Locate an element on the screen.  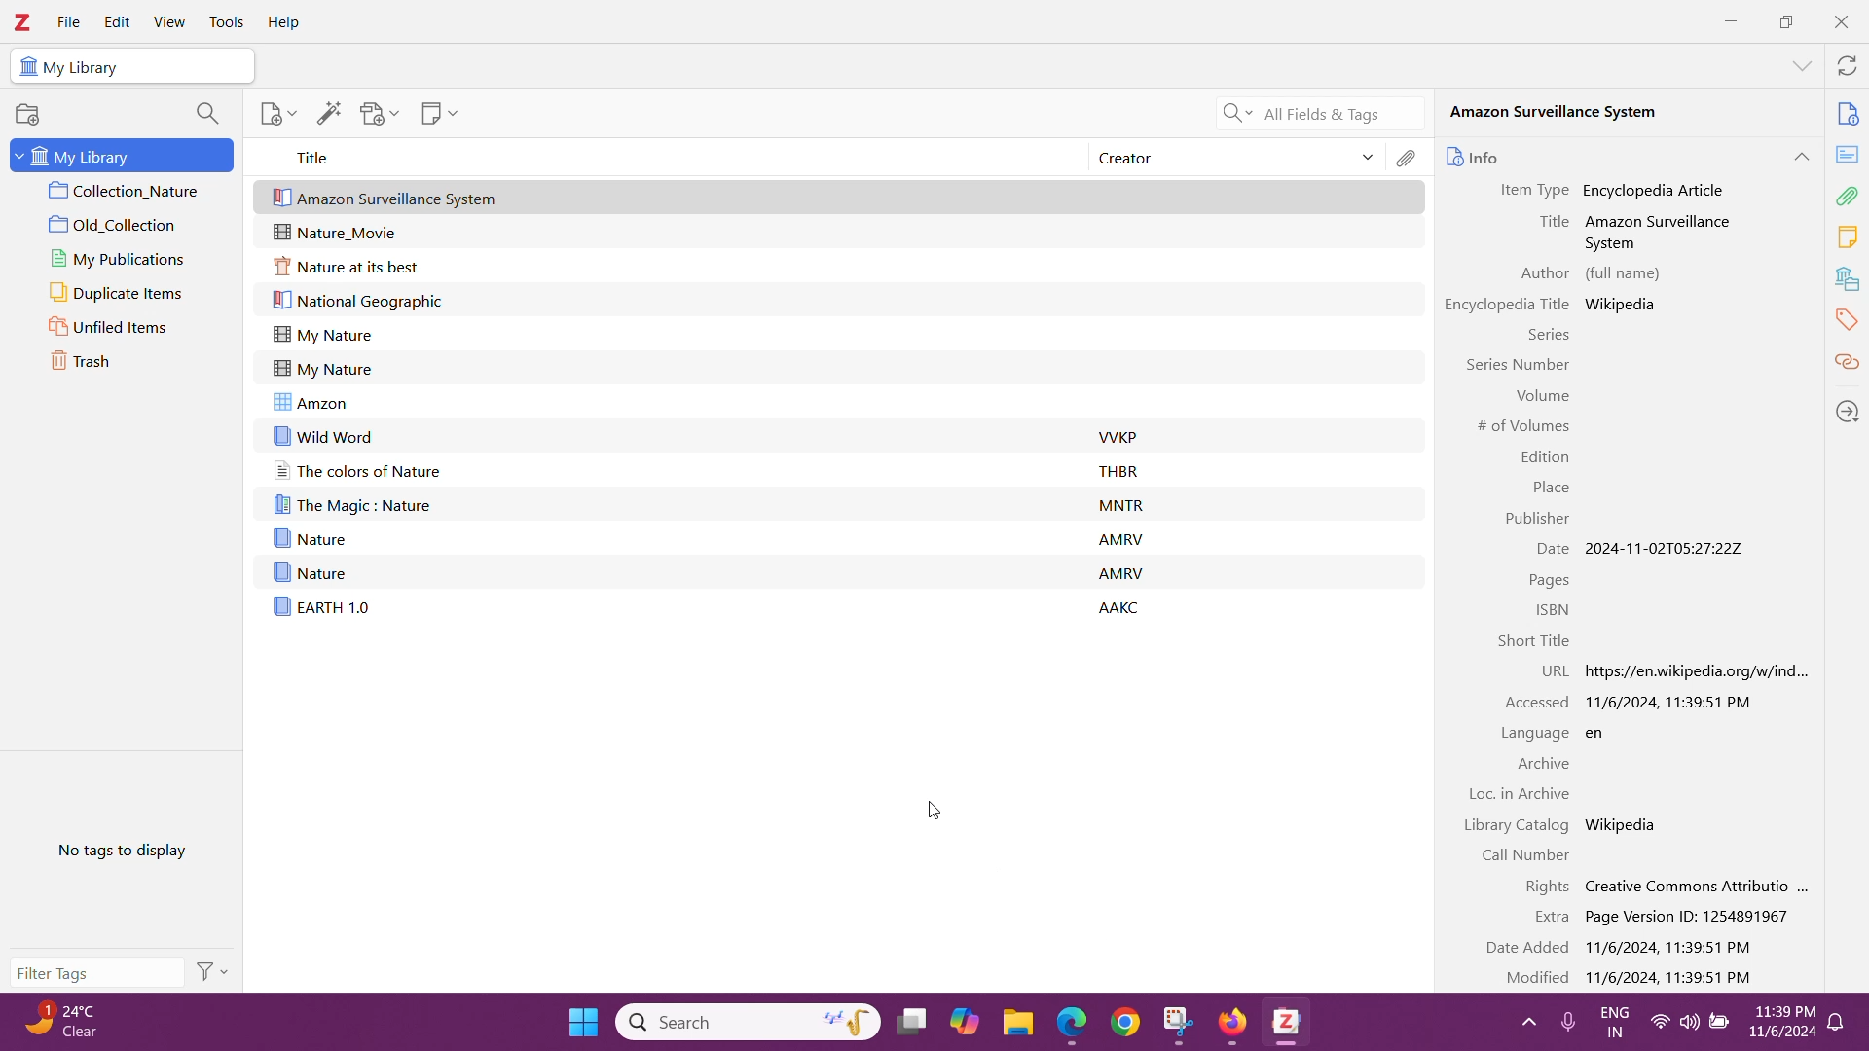
Extra is located at coordinates (1548, 917).